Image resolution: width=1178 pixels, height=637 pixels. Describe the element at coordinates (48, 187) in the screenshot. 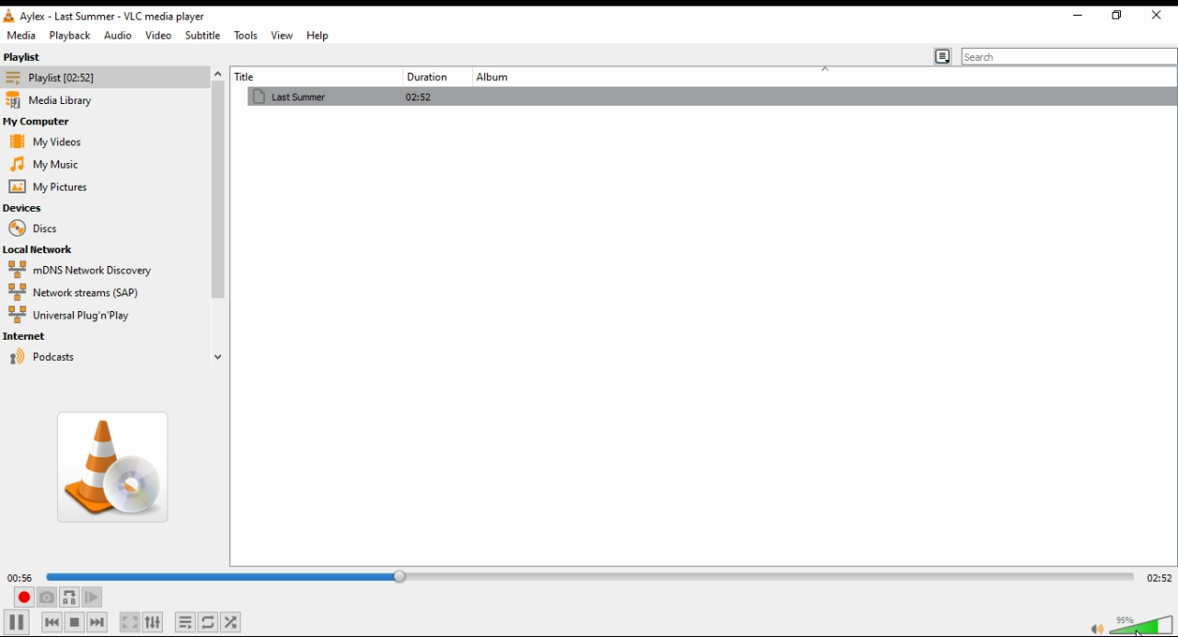

I see `my pictures` at that location.